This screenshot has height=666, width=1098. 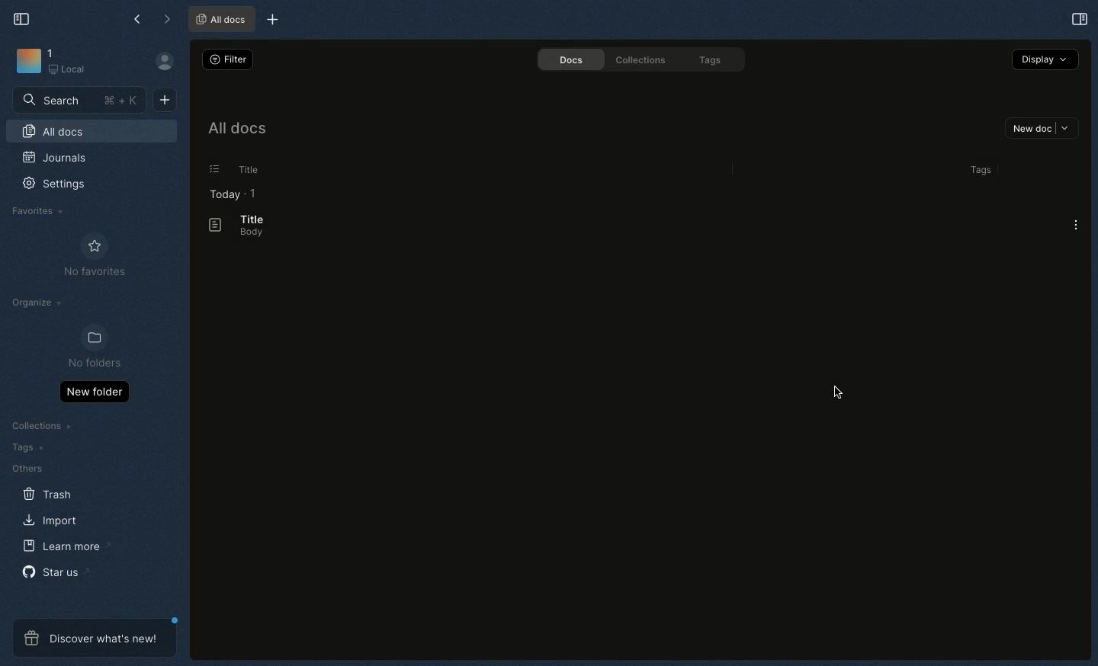 I want to click on New doc, so click(x=165, y=98).